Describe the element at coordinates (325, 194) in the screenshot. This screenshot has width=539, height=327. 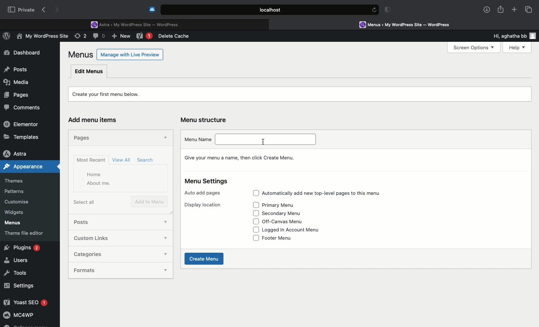
I see `Automatically add new top-level pages to this menu` at that location.